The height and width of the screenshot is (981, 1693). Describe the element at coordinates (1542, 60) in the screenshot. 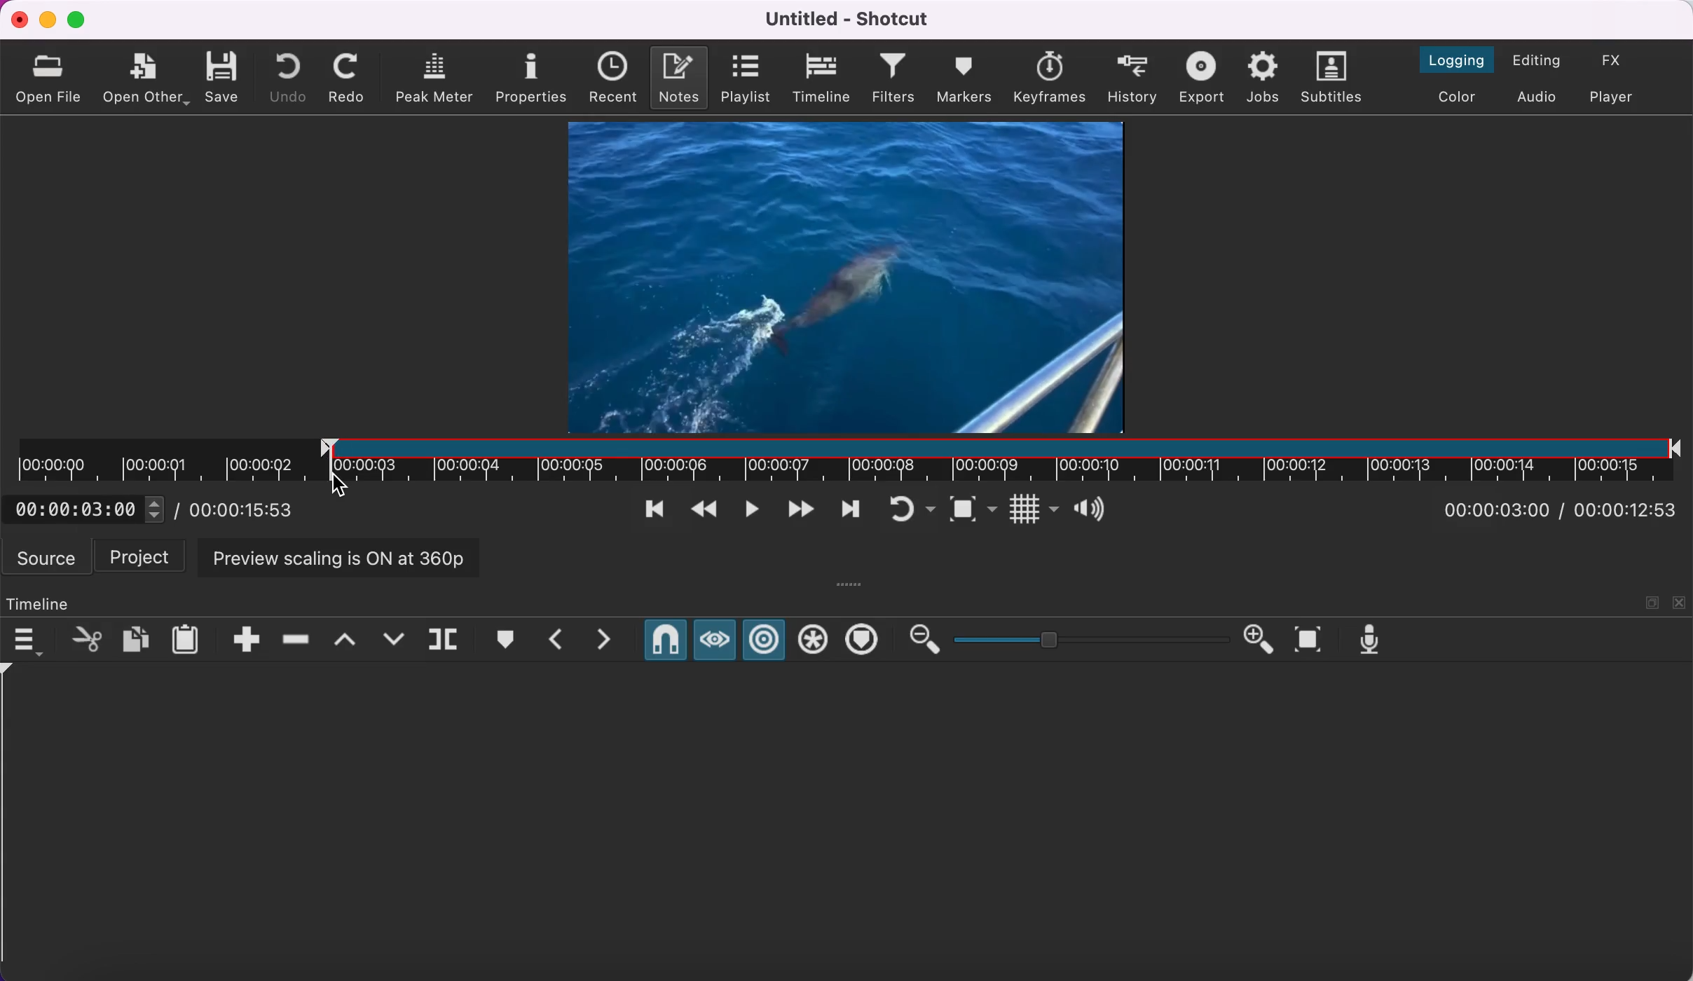

I see `switch to the editing layout` at that location.